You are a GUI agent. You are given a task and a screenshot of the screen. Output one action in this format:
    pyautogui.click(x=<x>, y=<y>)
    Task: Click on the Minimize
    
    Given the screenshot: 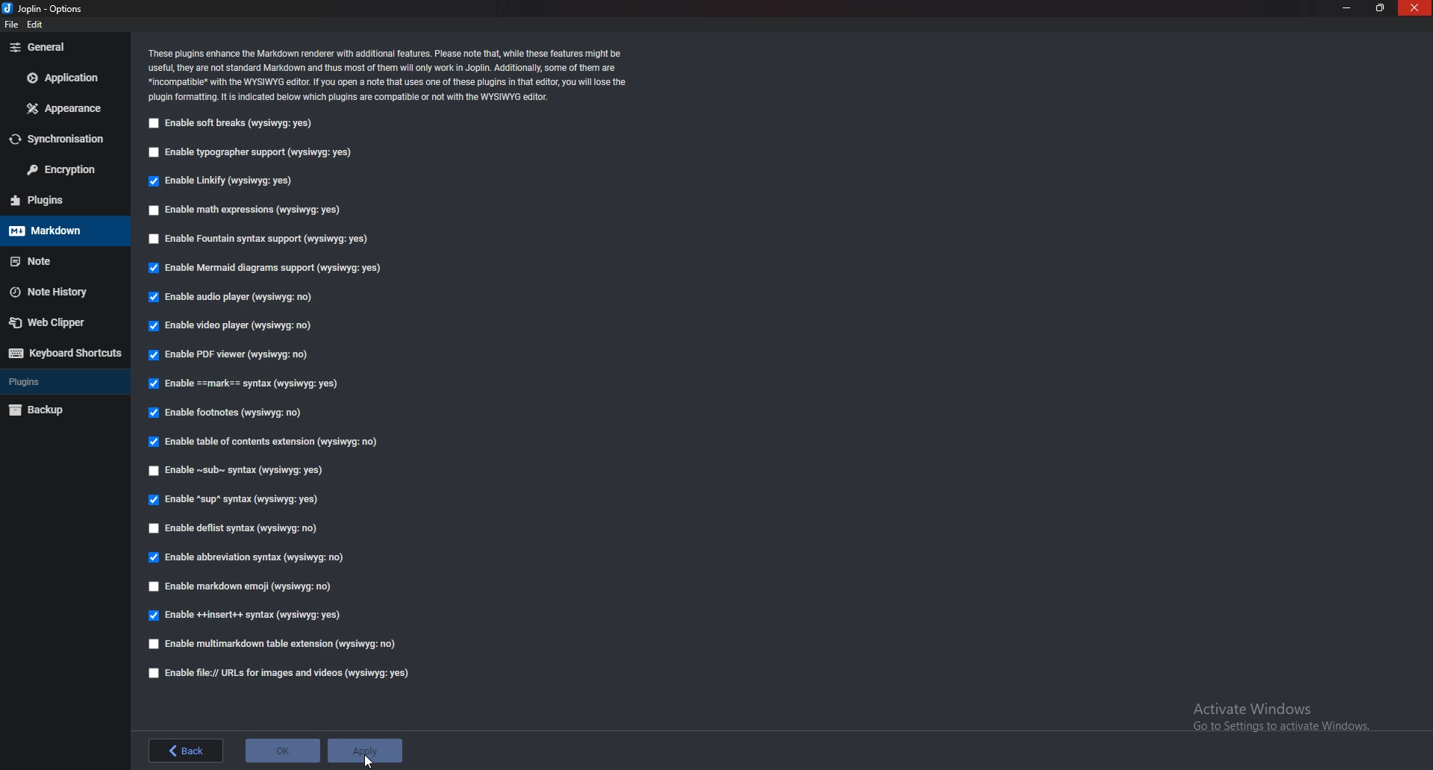 What is the action you would take?
    pyautogui.click(x=1349, y=7)
    